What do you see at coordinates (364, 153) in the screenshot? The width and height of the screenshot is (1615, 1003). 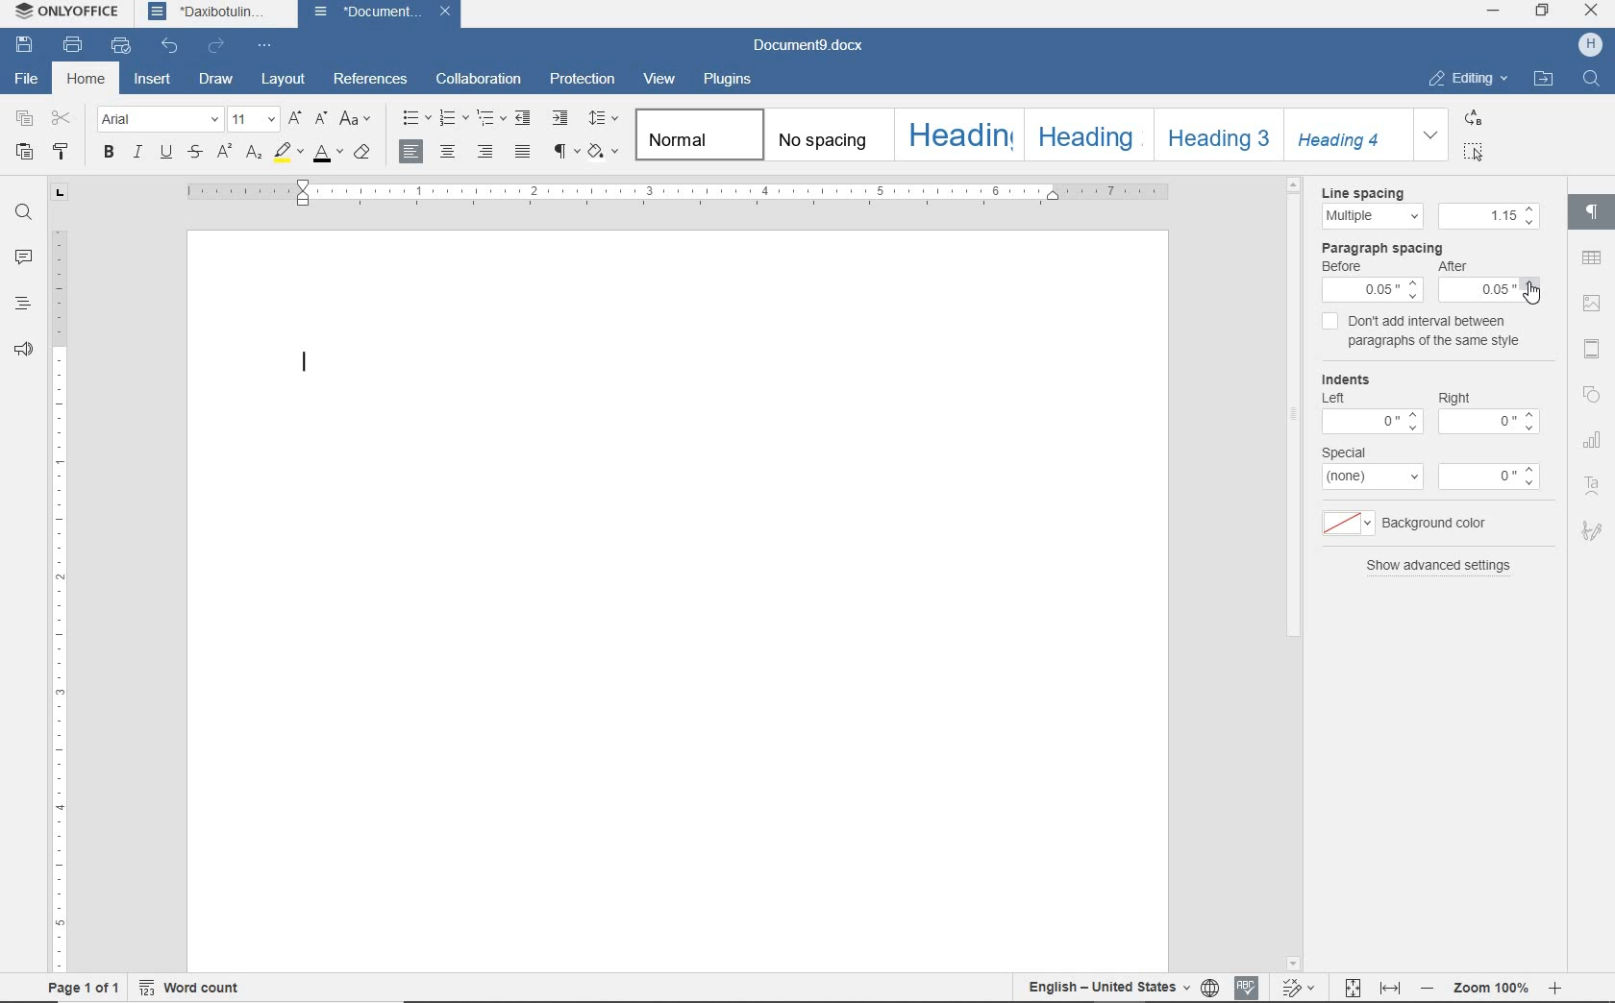 I see `clear style` at bounding box center [364, 153].